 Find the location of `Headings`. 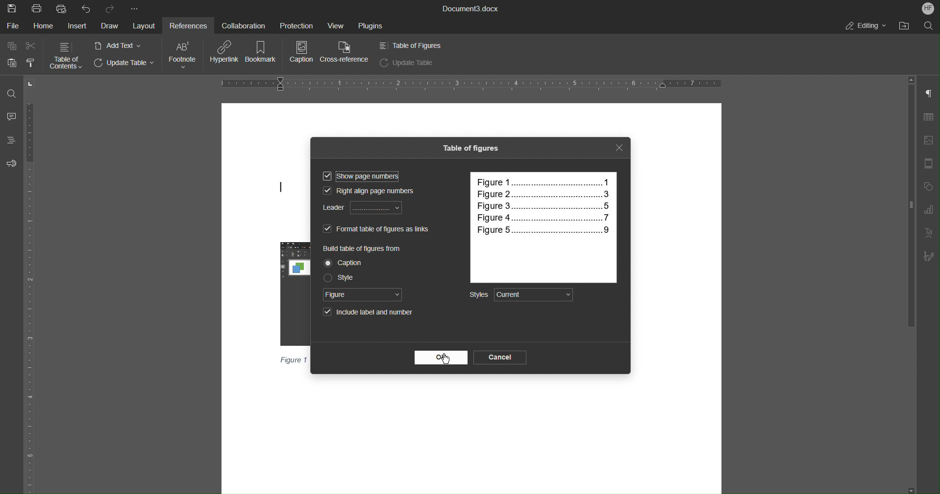

Headings is located at coordinates (10, 139).